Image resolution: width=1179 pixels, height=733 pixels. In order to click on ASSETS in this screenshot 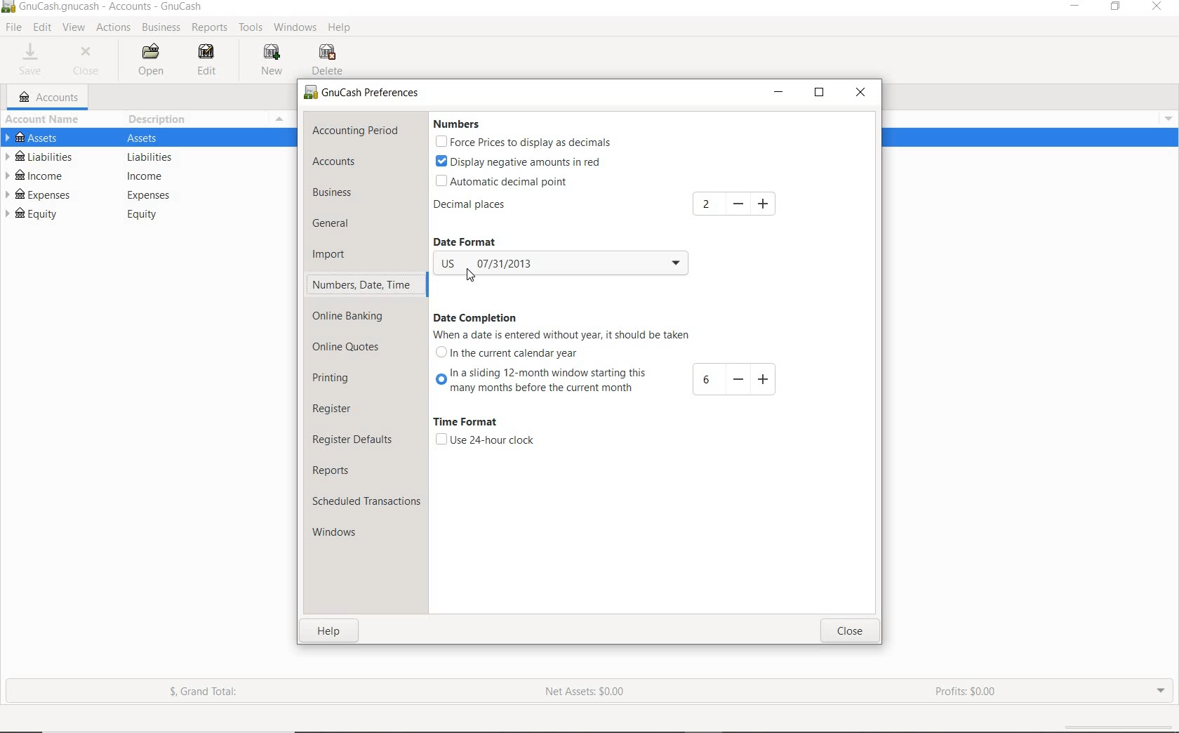, I will do `click(147, 139)`.